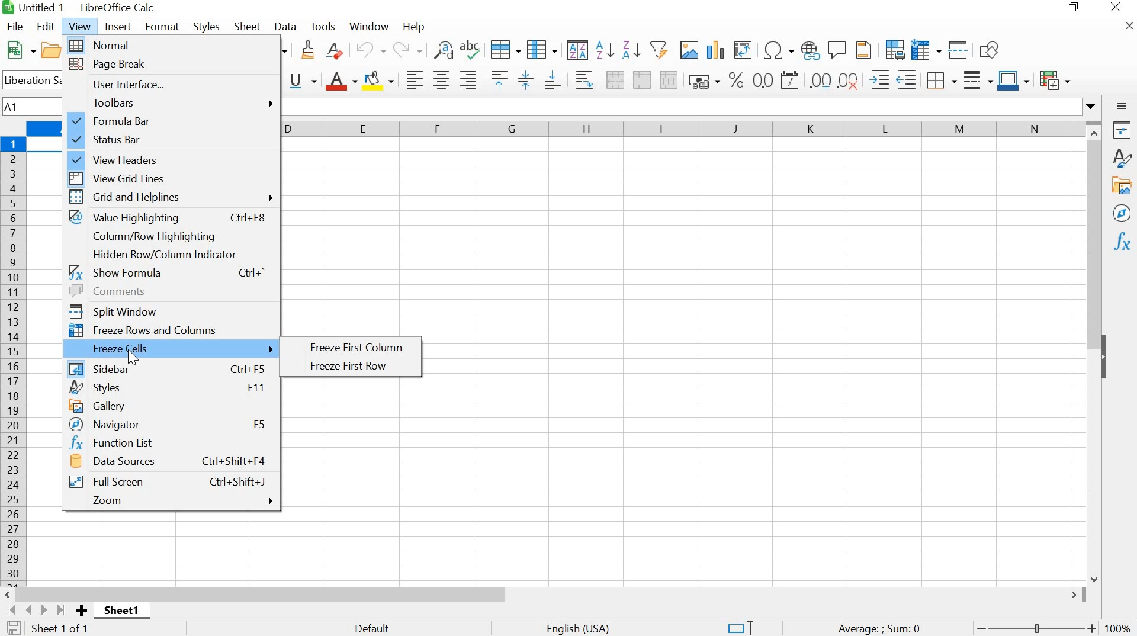 This screenshot has width=1137, height=636. What do you see at coordinates (358, 366) in the screenshot?
I see `FREEZE FIRST ROW` at bounding box center [358, 366].